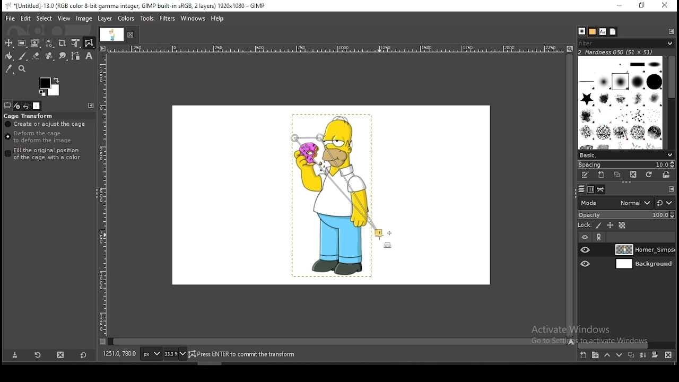  I want to click on filter brushes, so click(626, 44).